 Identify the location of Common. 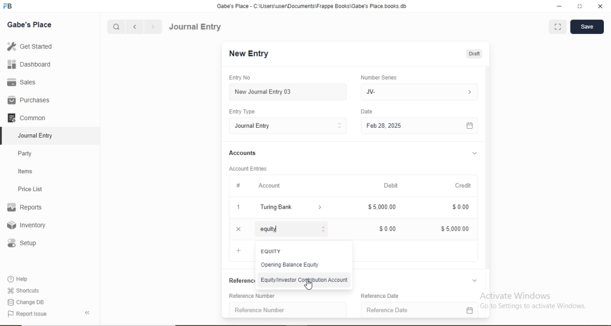
(26, 117).